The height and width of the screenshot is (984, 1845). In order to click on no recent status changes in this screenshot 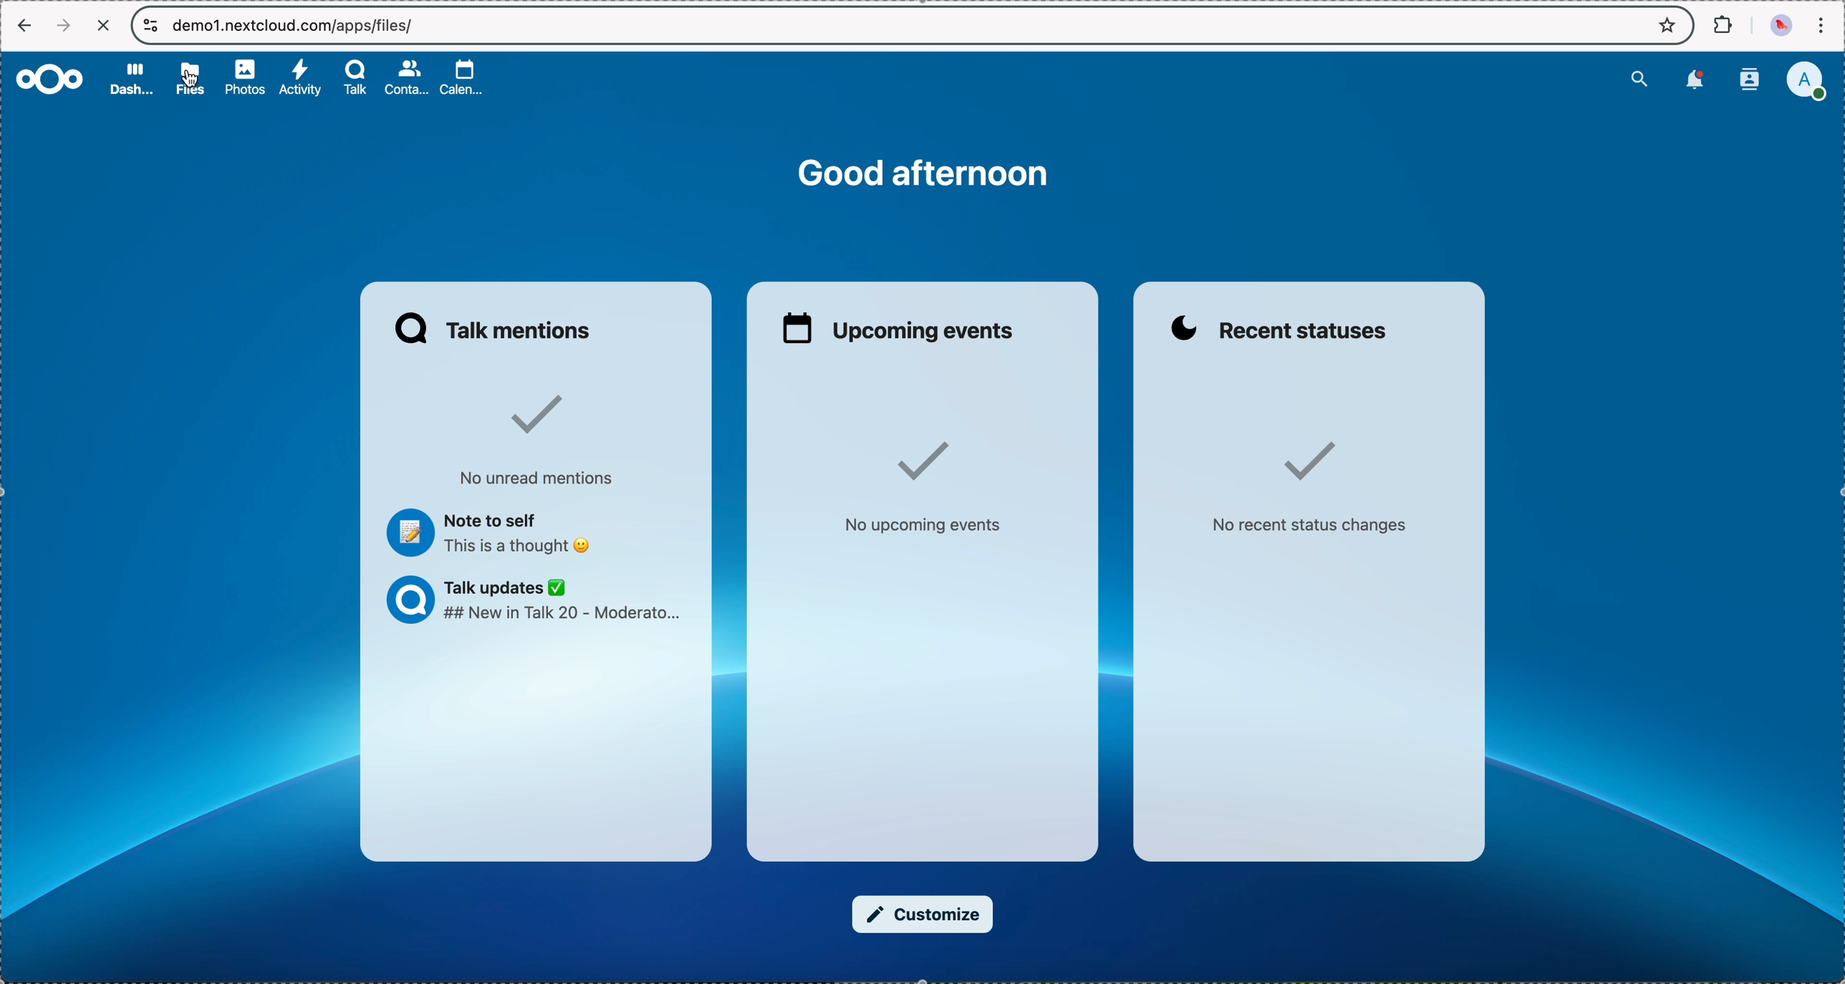, I will do `click(1308, 488)`.